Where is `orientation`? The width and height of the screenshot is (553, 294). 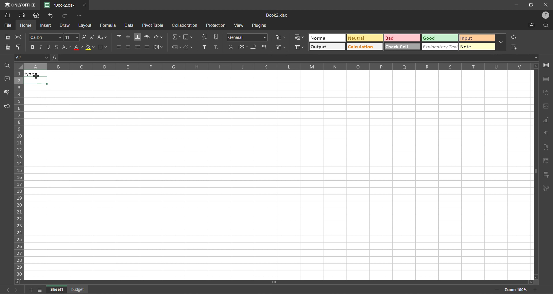 orientation is located at coordinates (158, 37).